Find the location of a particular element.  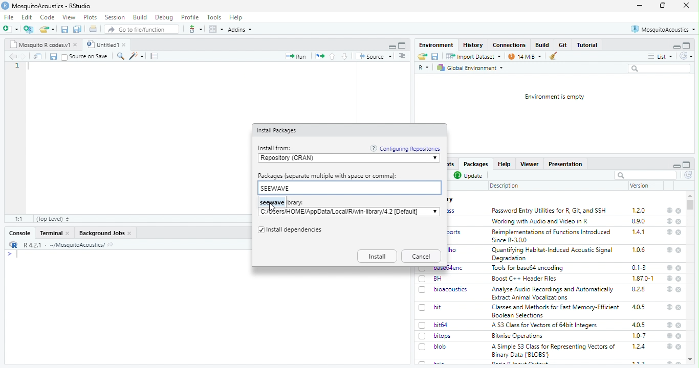

Build is located at coordinates (140, 17).